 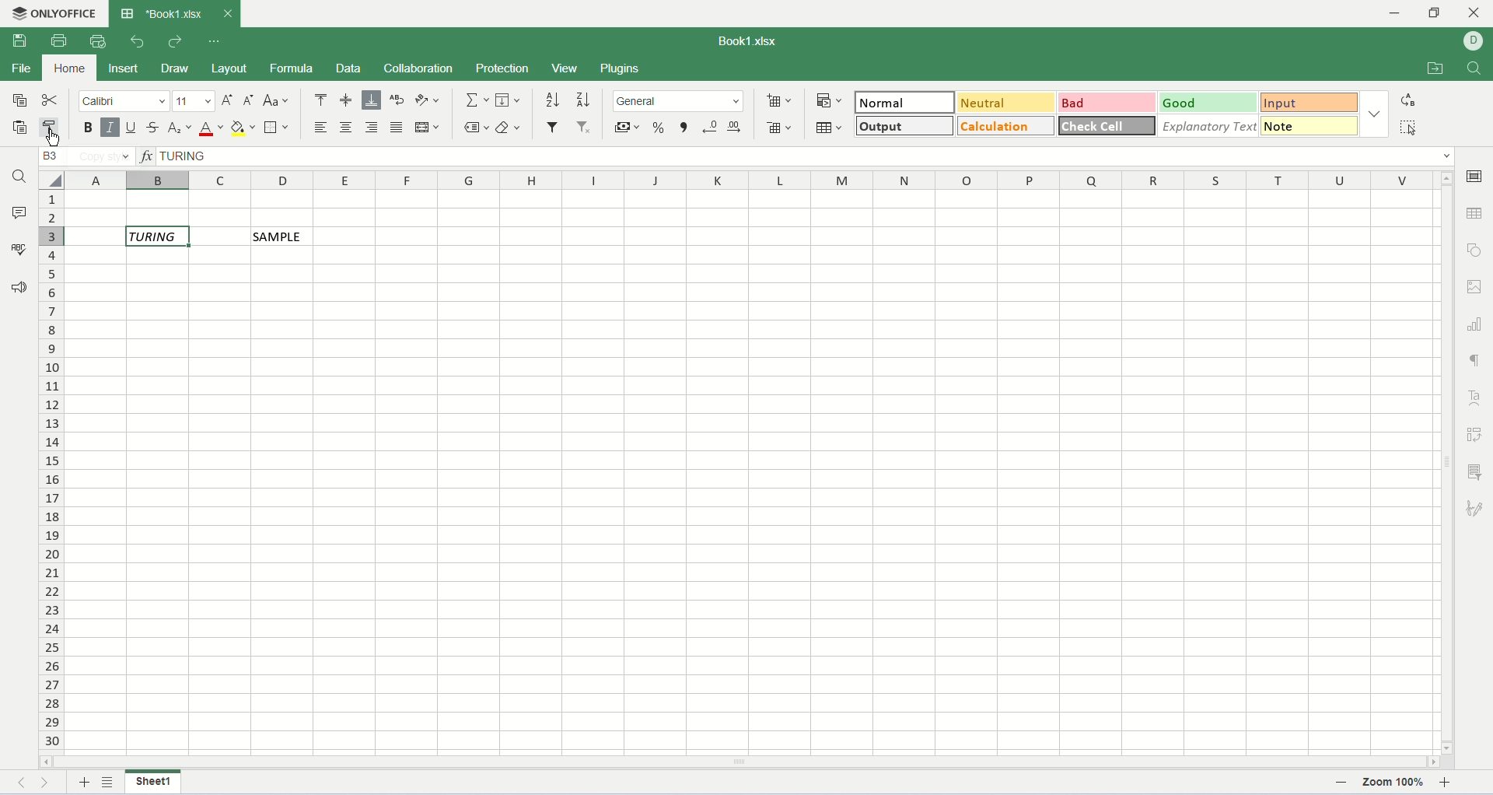 I want to click on merge and center, so click(x=426, y=127).